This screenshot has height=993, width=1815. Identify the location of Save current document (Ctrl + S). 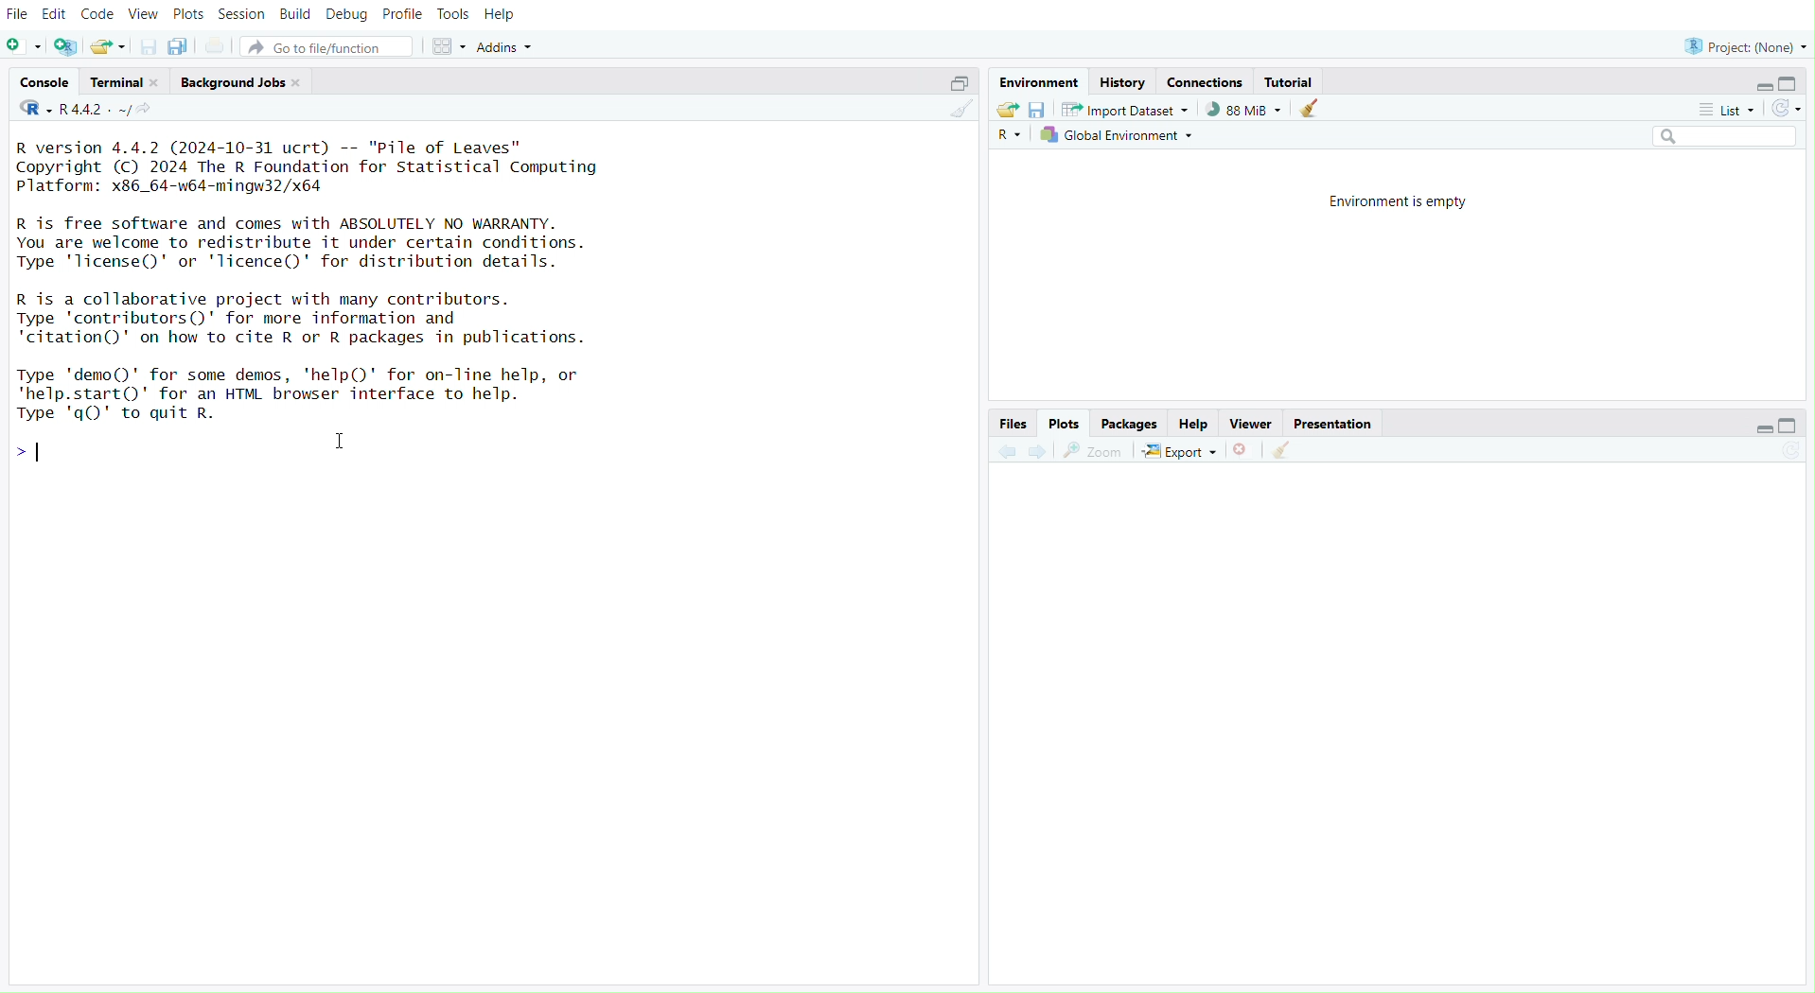
(143, 45).